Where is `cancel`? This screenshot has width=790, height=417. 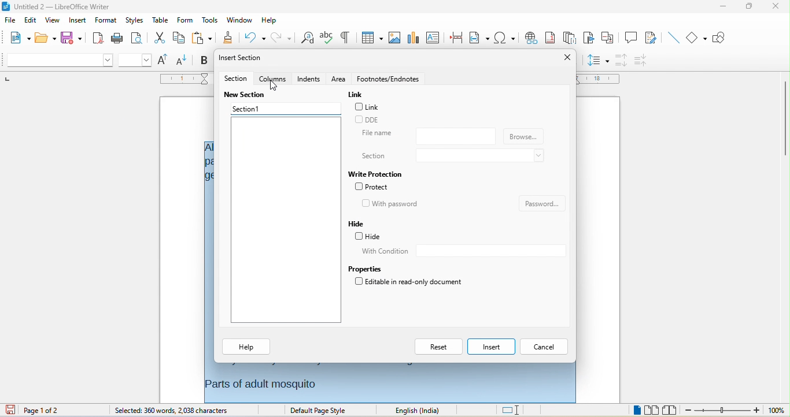
cancel is located at coordinates (546, 347).